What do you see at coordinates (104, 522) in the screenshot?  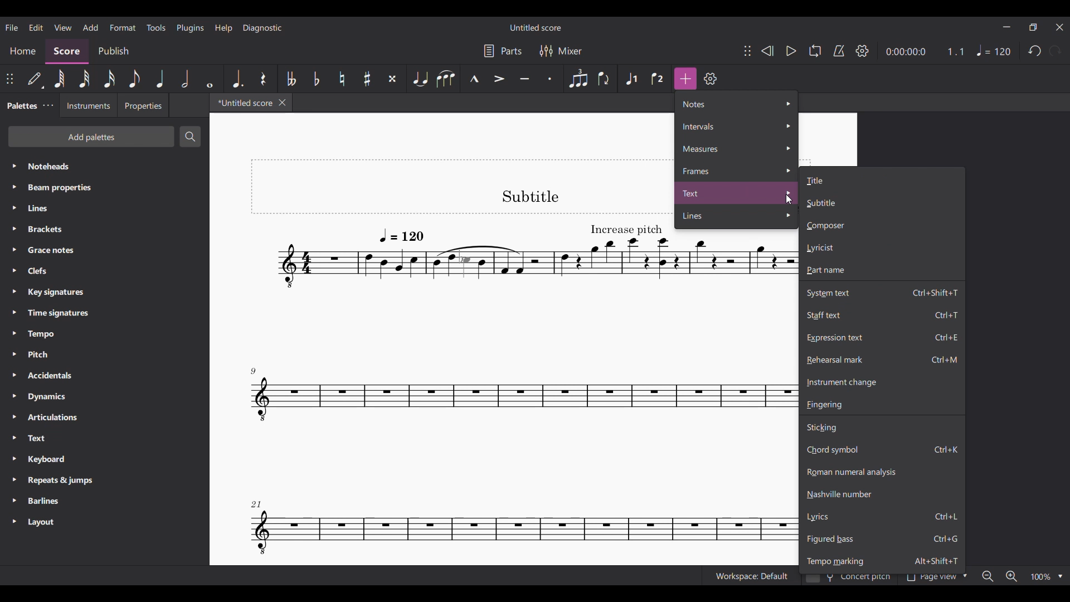 I see `Layout` at bounding box center [104, 522].